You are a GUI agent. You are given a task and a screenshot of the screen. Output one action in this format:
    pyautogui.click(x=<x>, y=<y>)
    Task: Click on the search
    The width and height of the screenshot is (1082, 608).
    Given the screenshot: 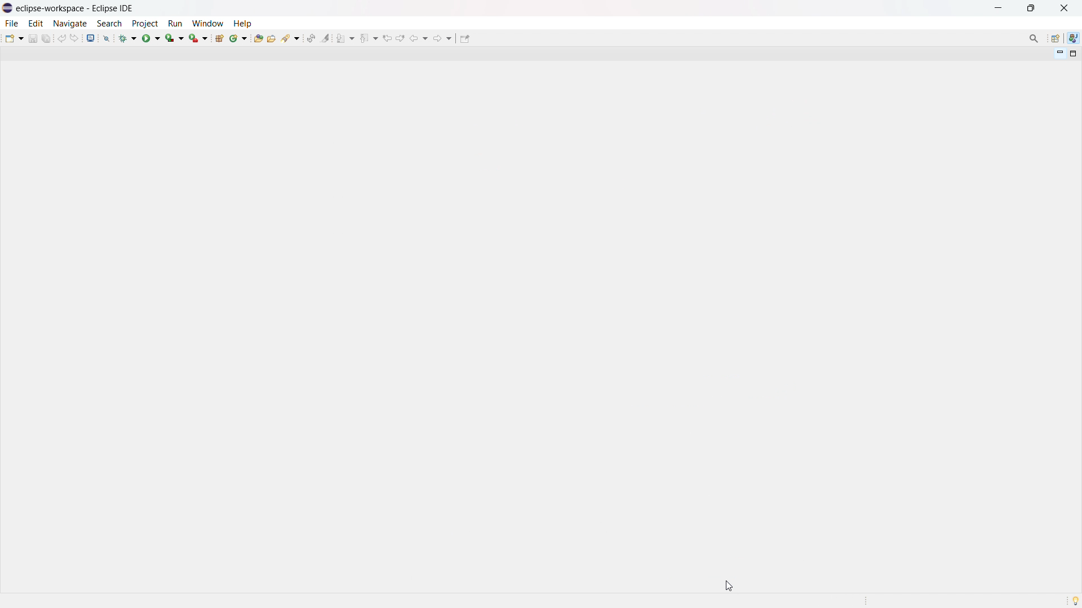 What is the action you would take?
    pyautogui.click(x=291, y=37)
    